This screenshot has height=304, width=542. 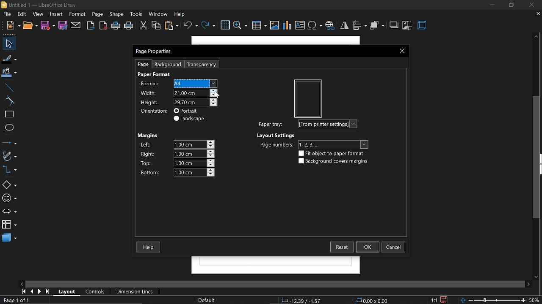 I want to click on Layout settings, so click(x=275, y=136).